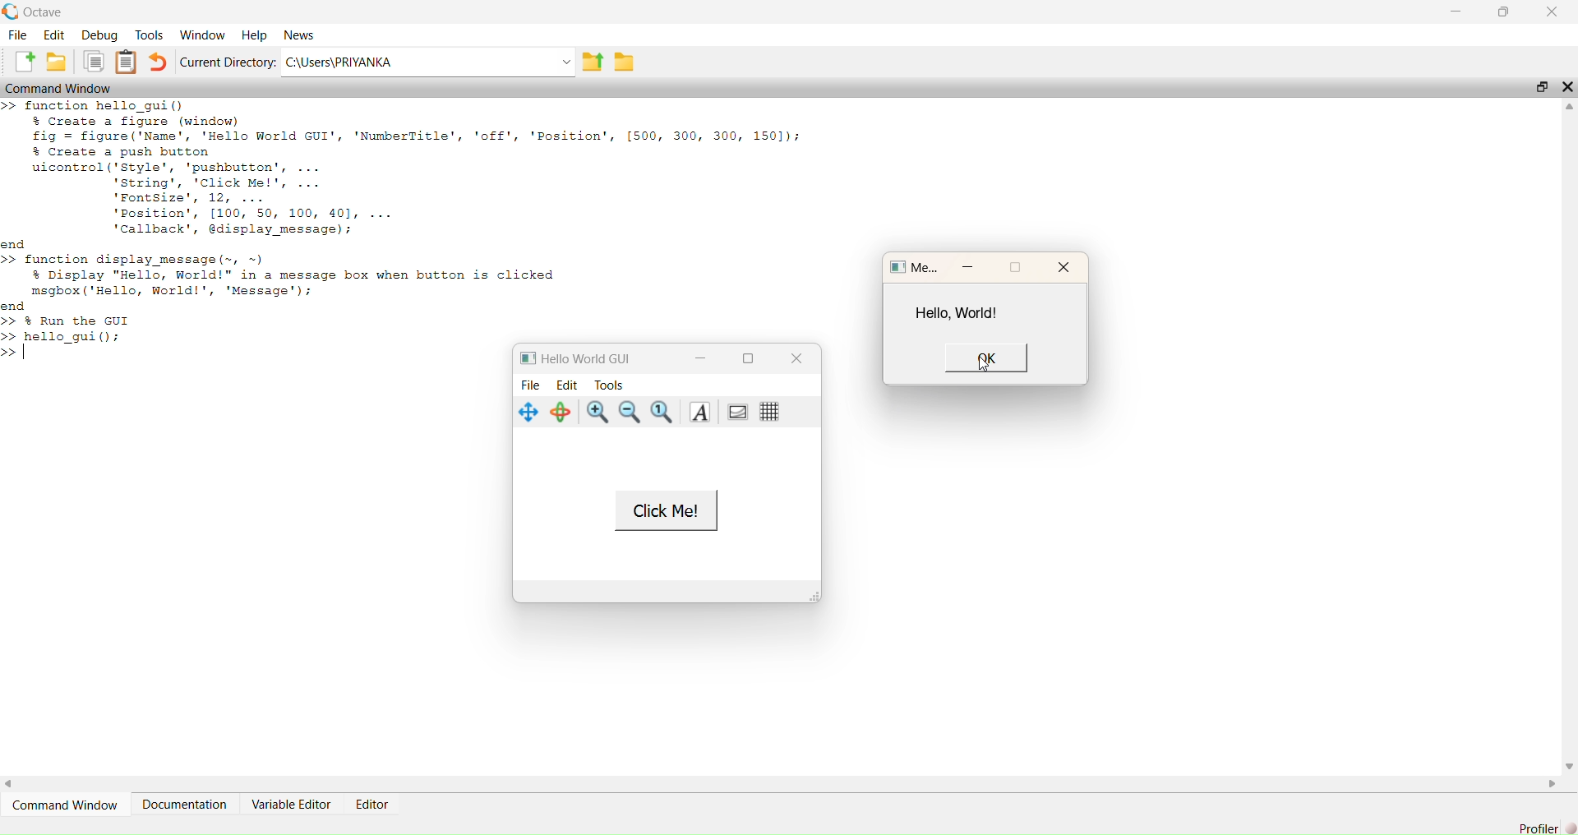 The height and width of the screenshot is (835, 1578). I want to click on Command Window, so click(69, 805).